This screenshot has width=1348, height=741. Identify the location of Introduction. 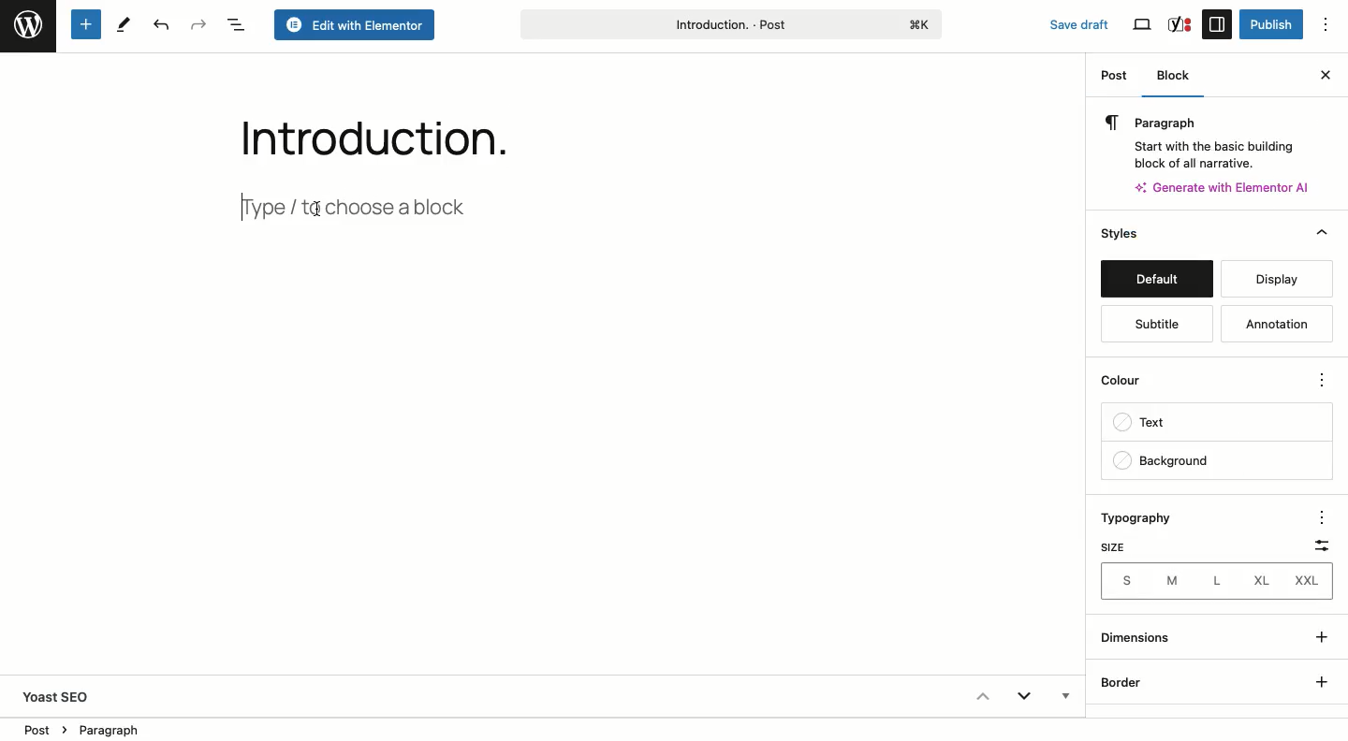
(360, 134).